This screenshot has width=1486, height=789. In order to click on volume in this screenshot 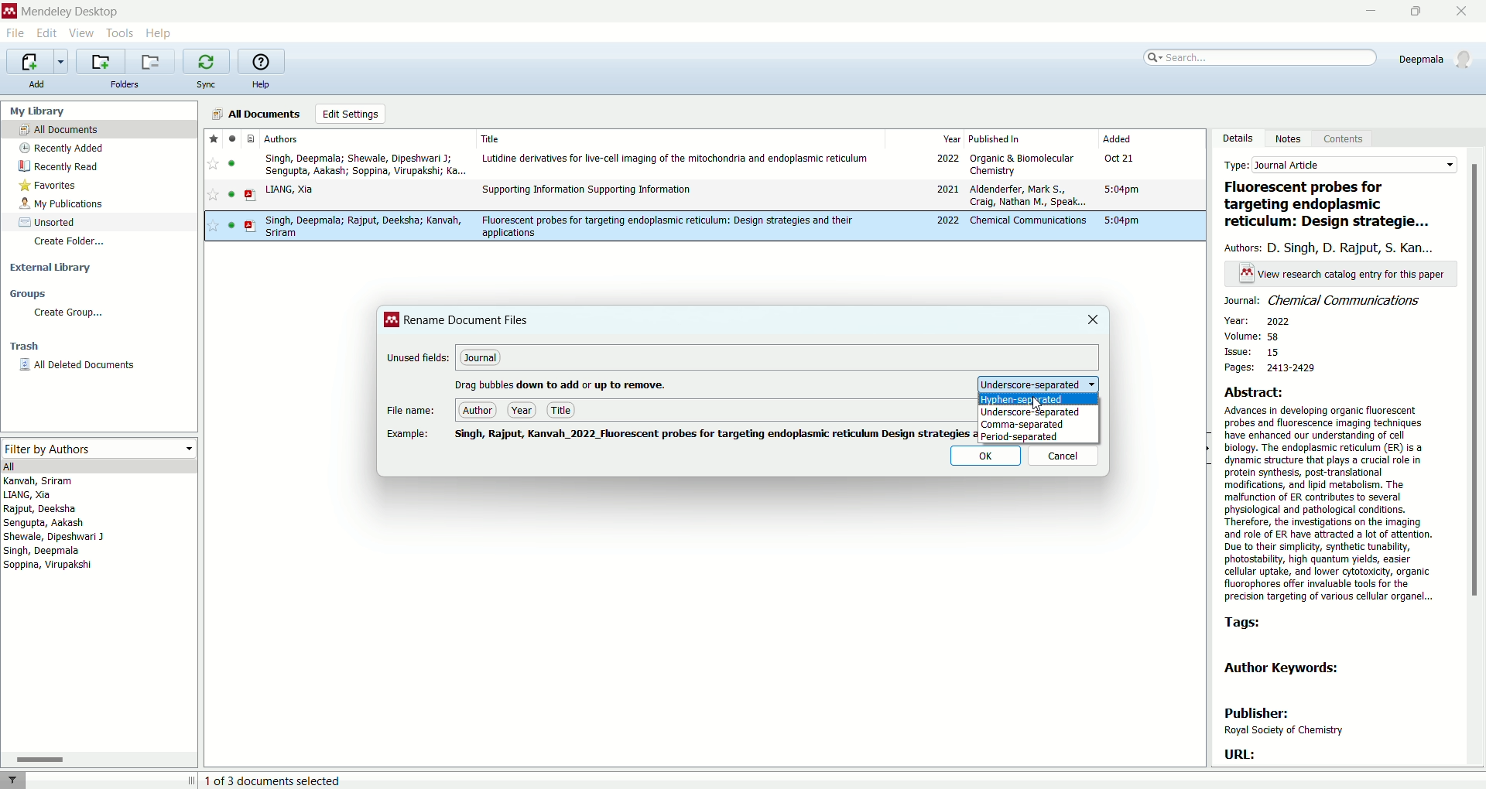, I will do `click(1264, 336)`.